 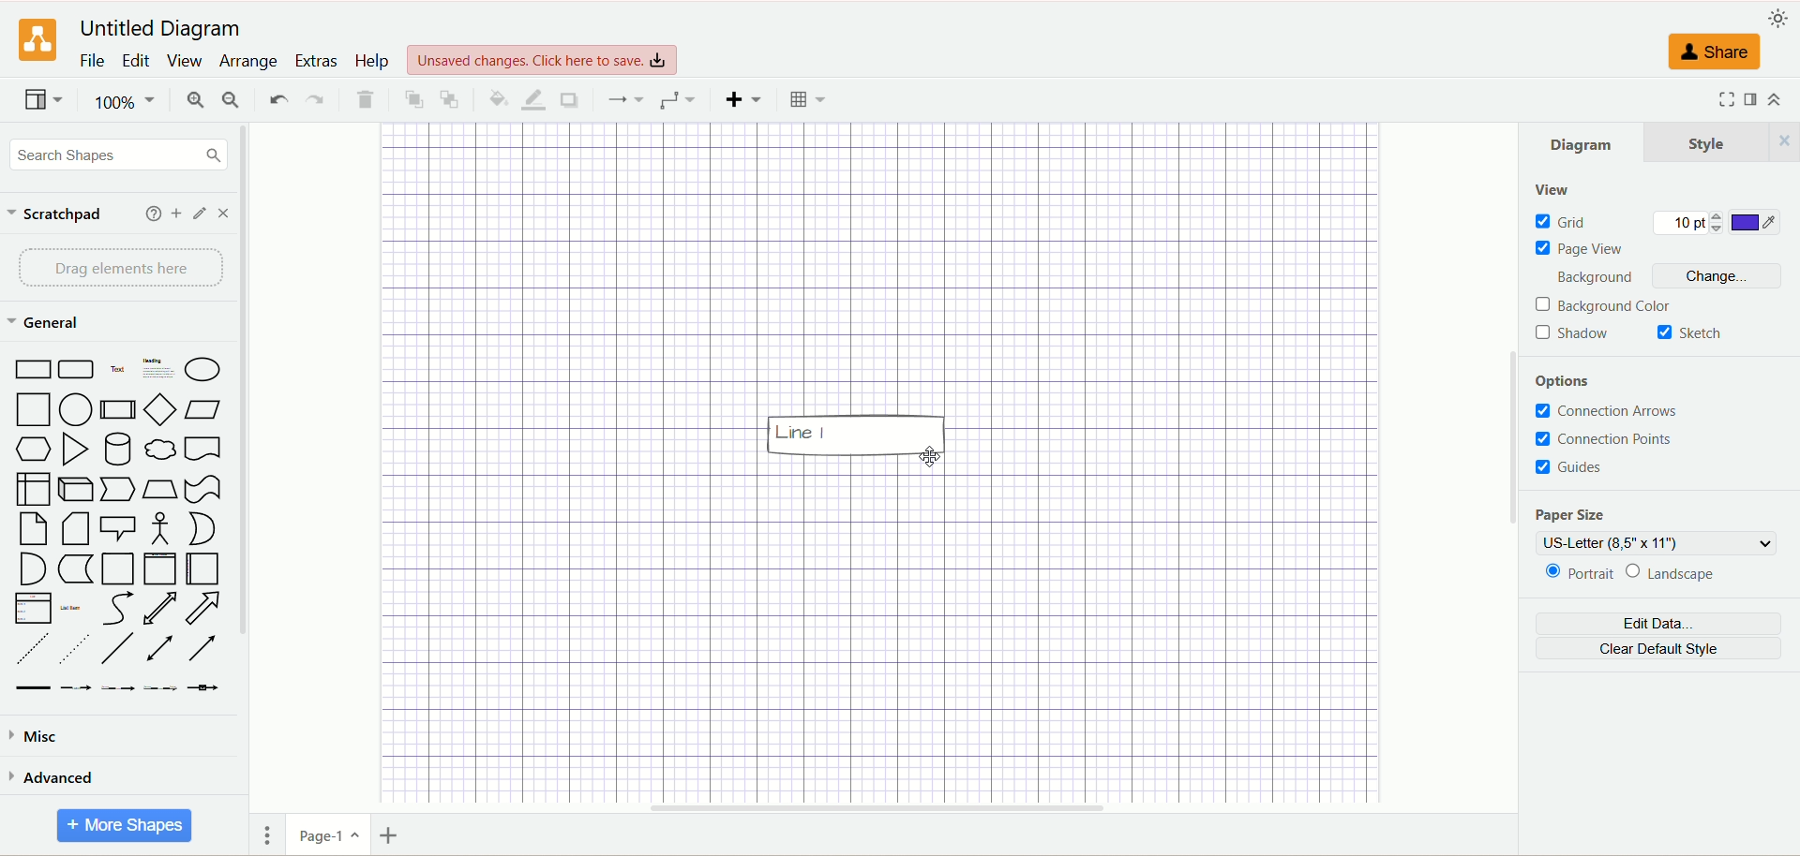 What do you see at coordinates (1610, 412) in the screenshot?
I see `connection arrow` at bounding box center [1610, 412].